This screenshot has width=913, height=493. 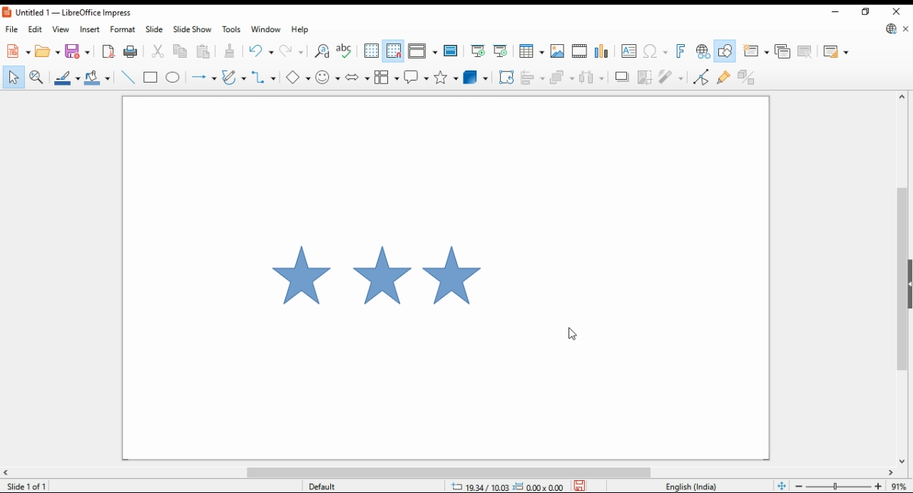 I want to click on rectangle, so click(x=151, y=77).